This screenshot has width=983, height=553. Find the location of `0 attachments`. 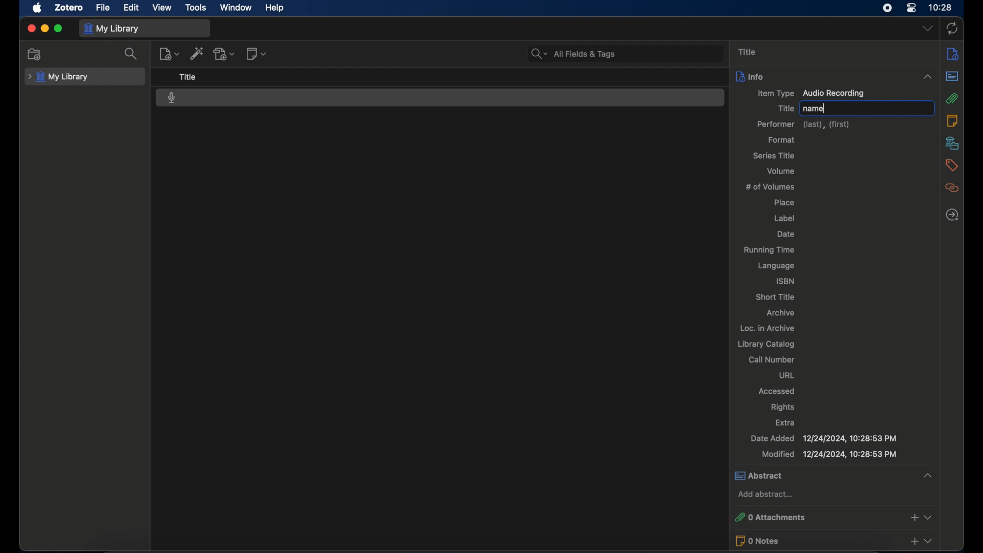

0 attachments is located at coordinates (835, 516).